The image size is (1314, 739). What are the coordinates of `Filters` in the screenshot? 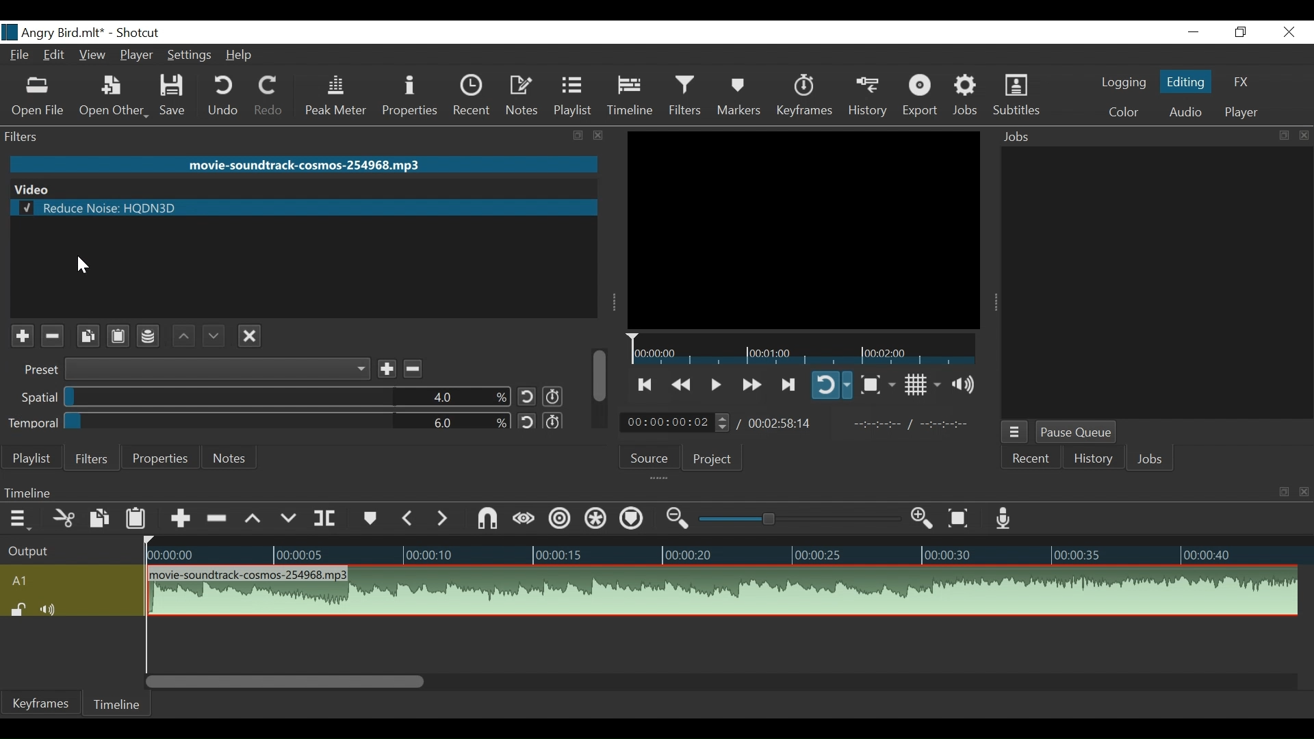 It's located at (89, 459).